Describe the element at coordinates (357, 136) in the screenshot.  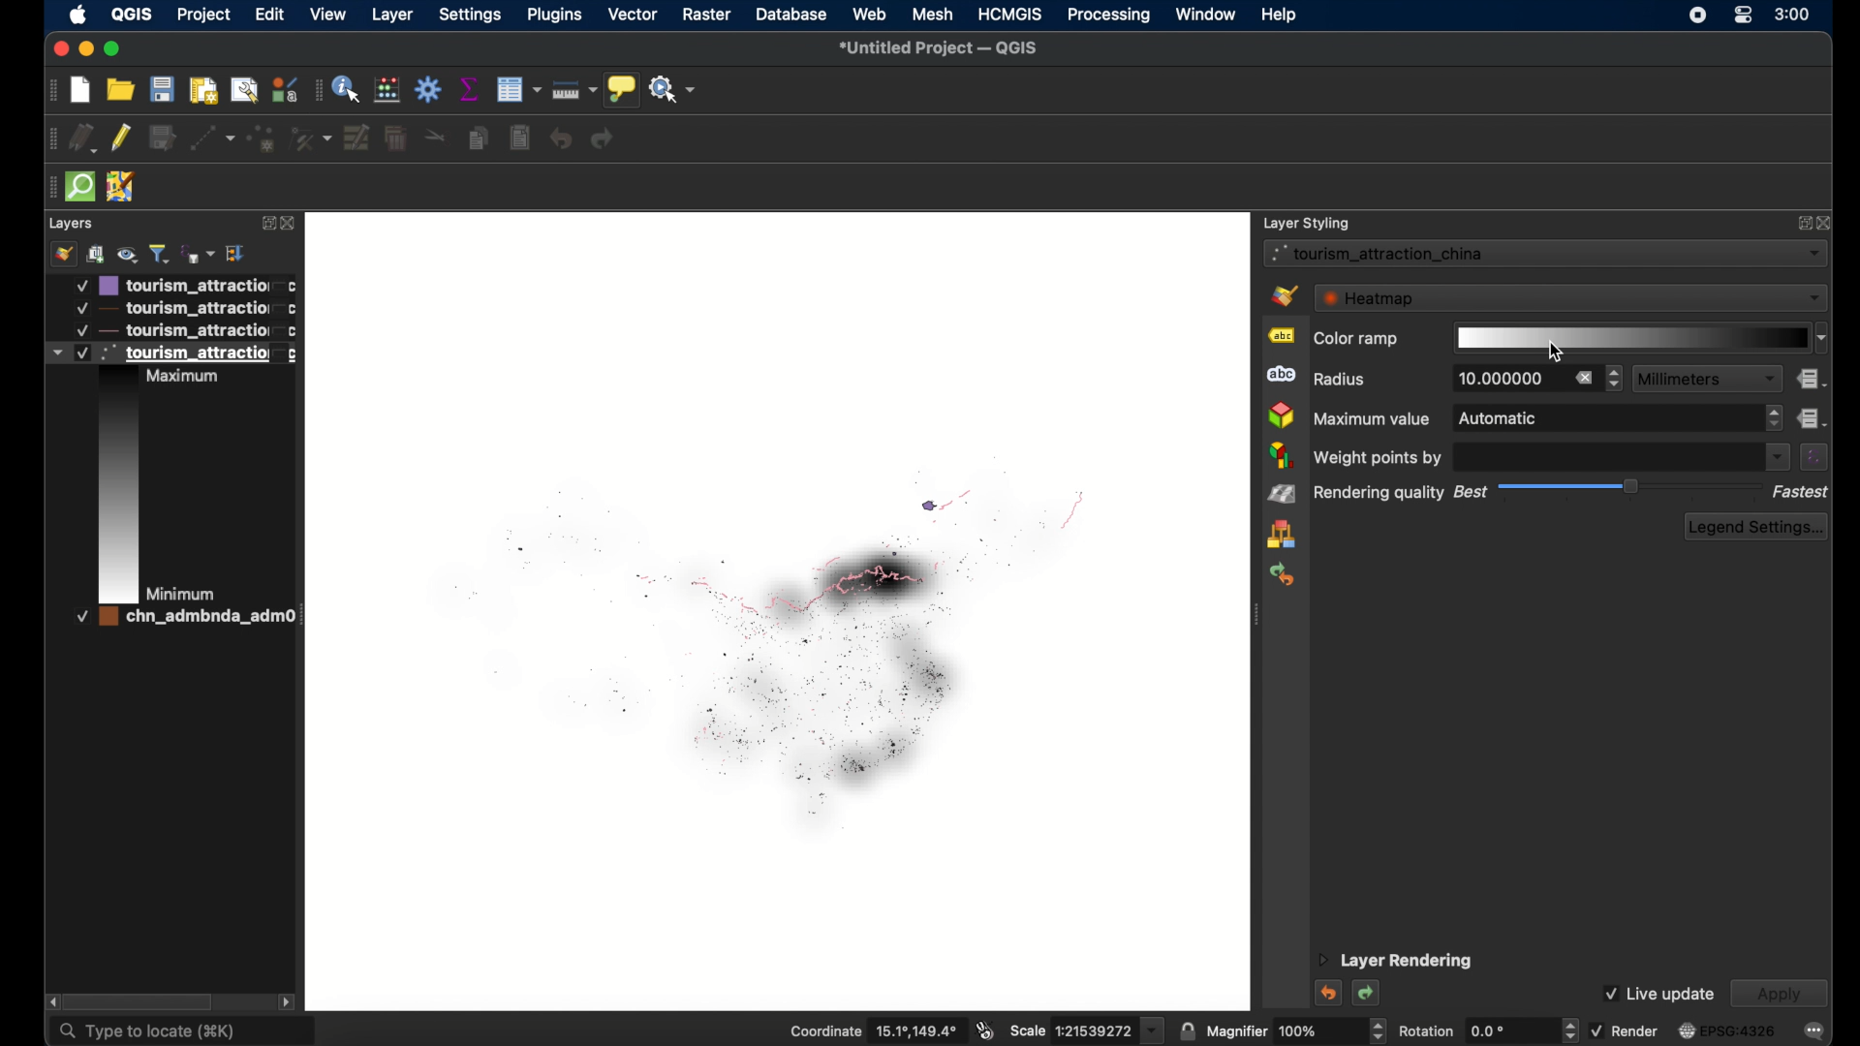
I see `modify attributes` at that location.